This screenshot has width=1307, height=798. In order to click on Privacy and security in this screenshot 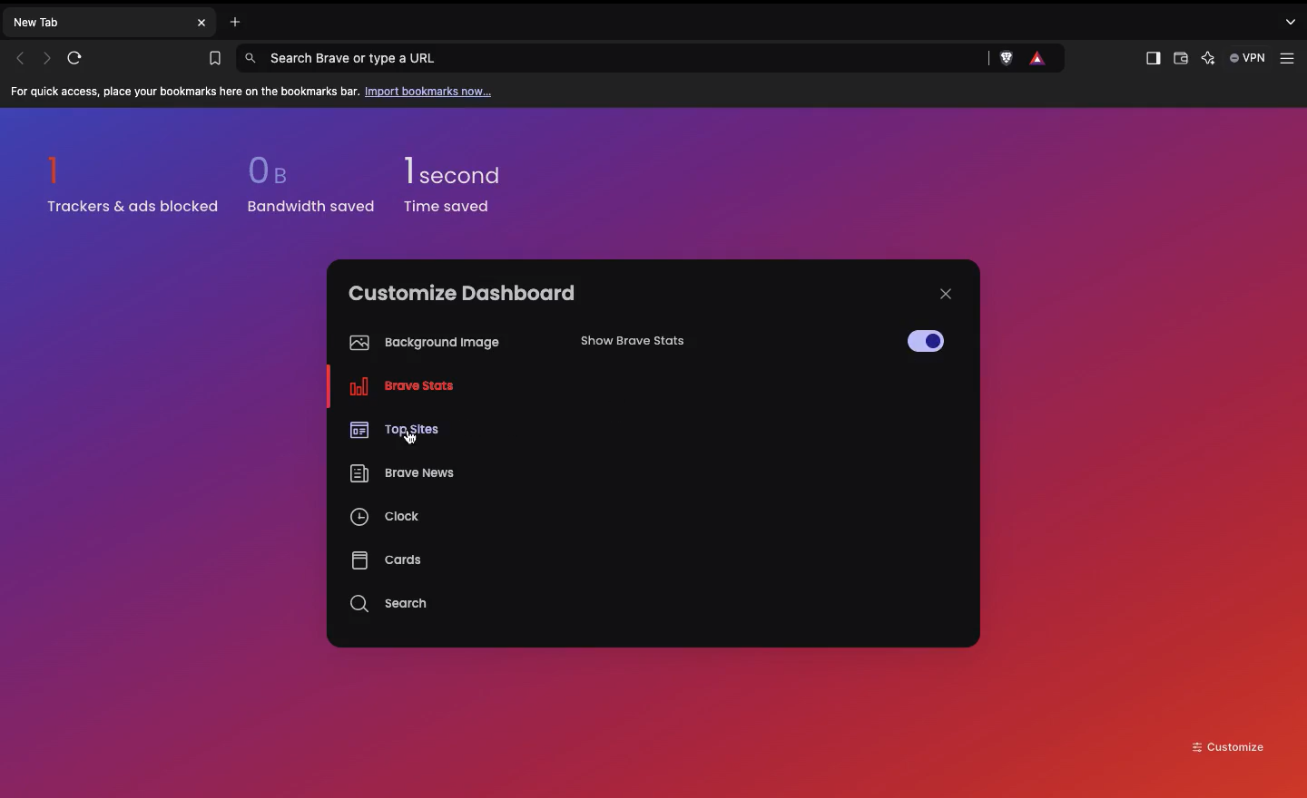, I will do `click(1039, 59)`.